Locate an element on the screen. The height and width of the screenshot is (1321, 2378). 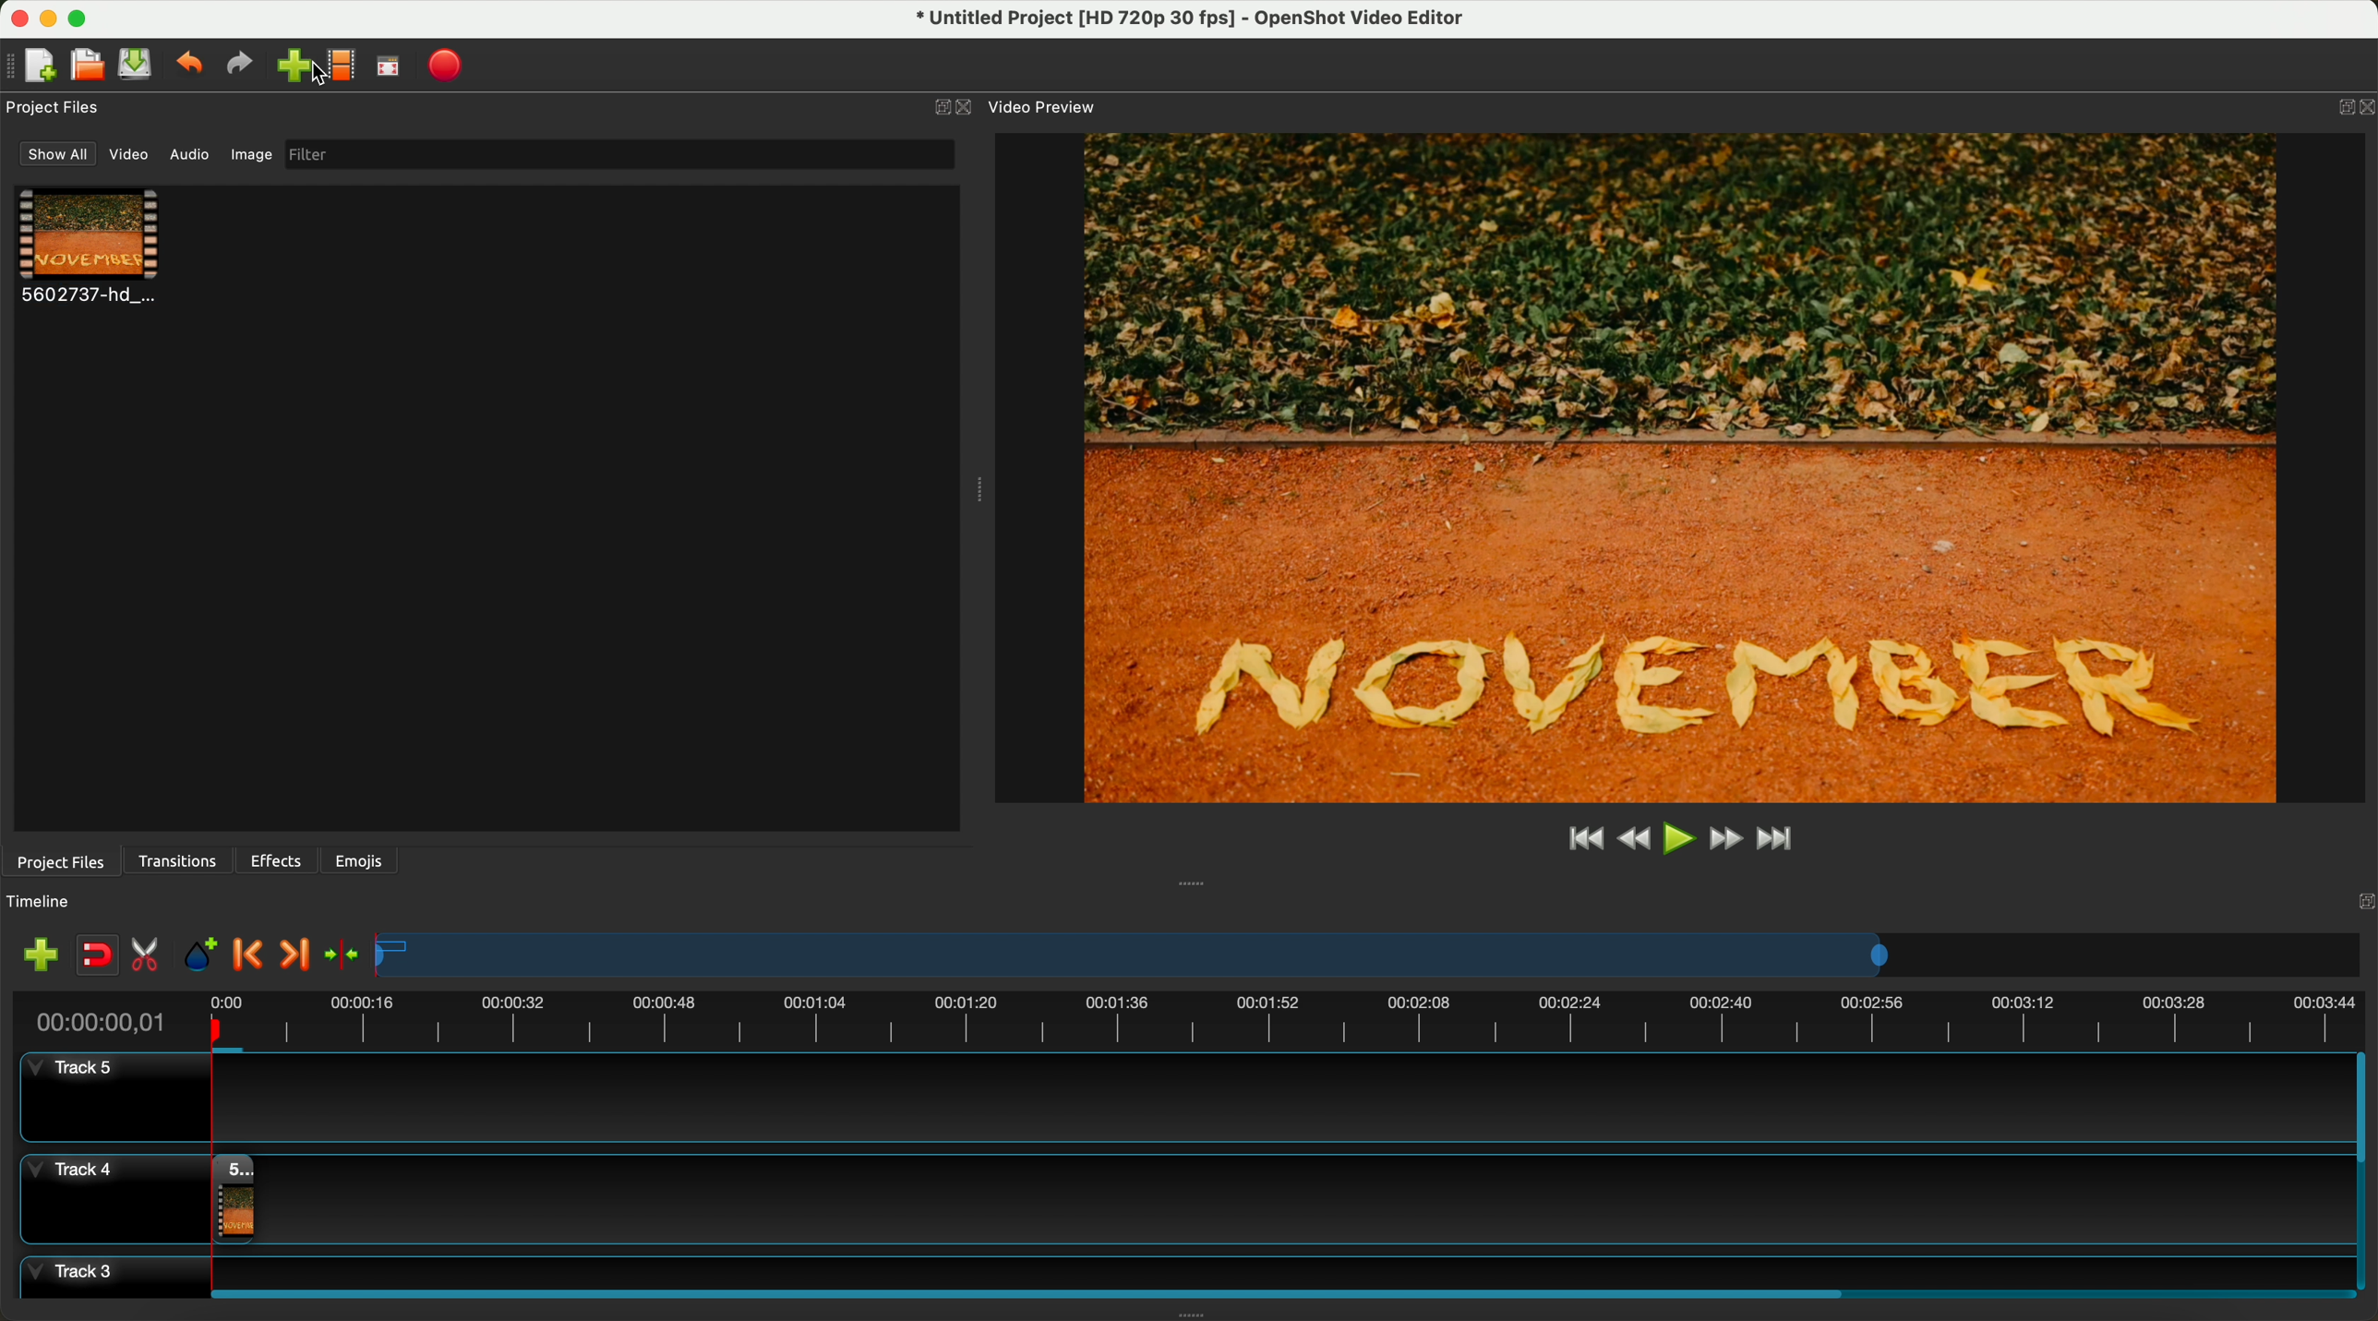
open project is located at coordinates (86, 66).